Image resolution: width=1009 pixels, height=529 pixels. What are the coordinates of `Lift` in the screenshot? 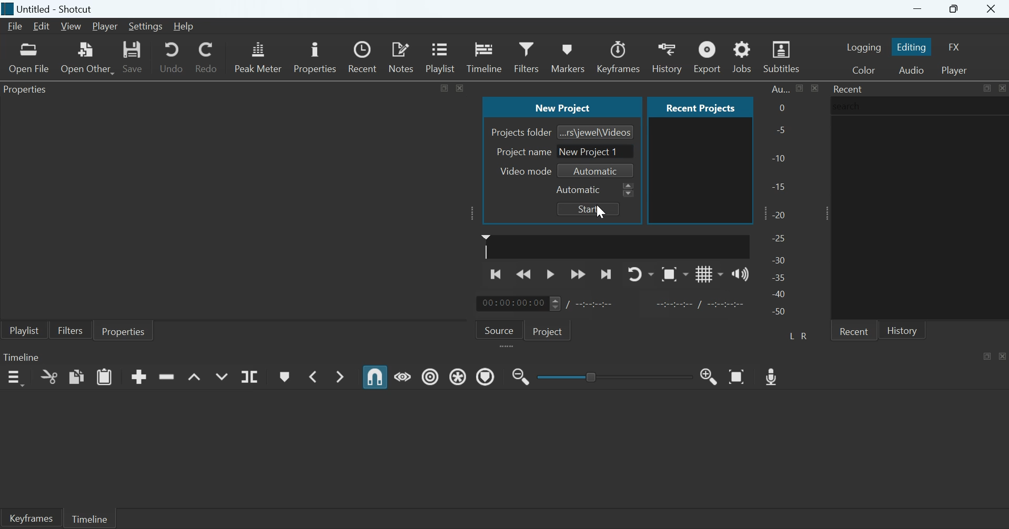 It's located at (195, 378).